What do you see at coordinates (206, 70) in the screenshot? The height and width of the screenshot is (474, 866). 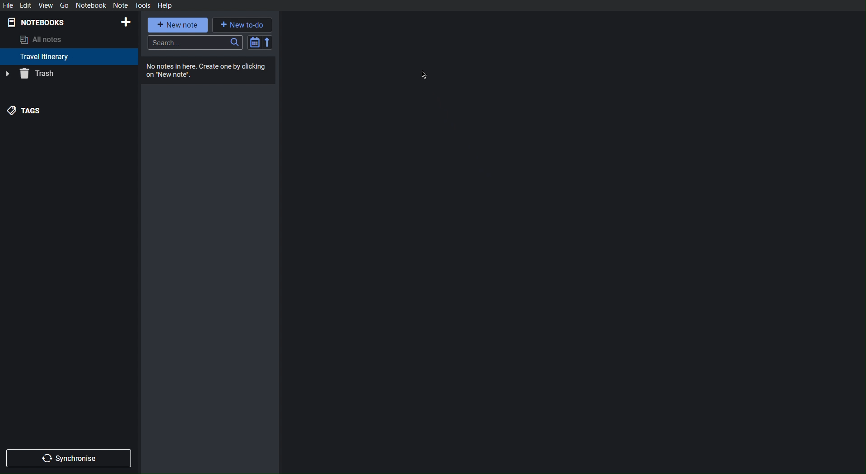 I see `No notes here. Create one by clicking on "New notes"` at bounding box center [206, 70].